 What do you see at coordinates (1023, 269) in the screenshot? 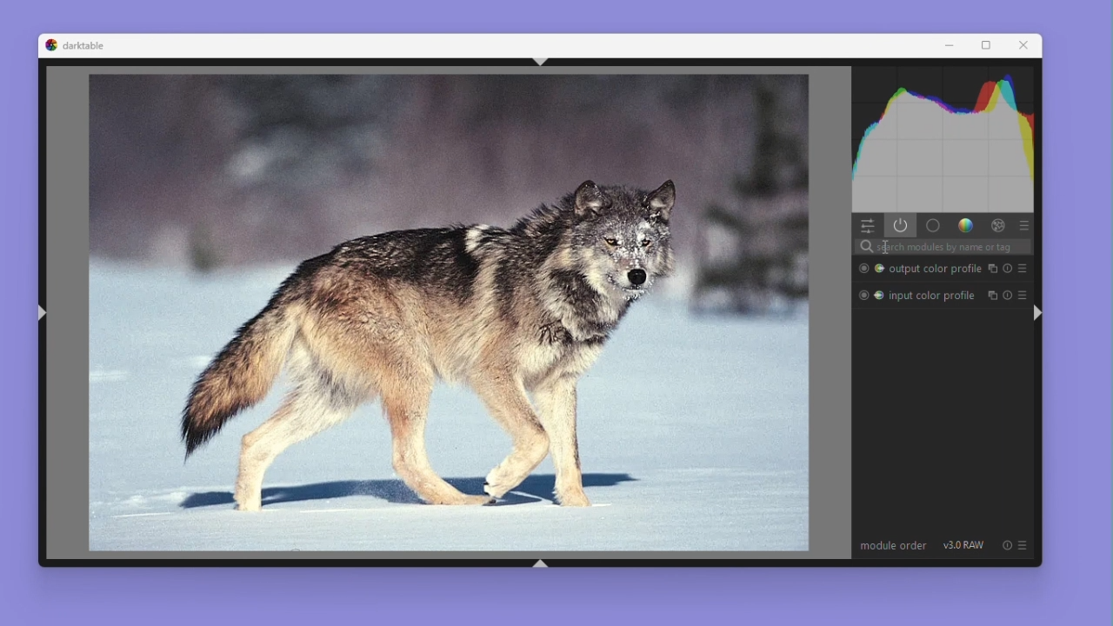
I see `preset` at bounding box center [1023, 269].